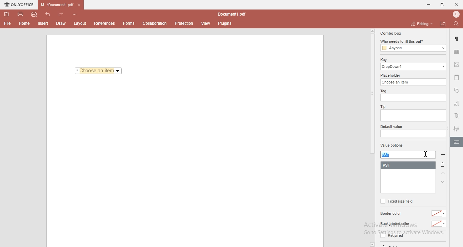 This screenshot has width=463, height=247. Describe the element at coordinates (409, 166) in the screenshot. I see `PST added` at that location.